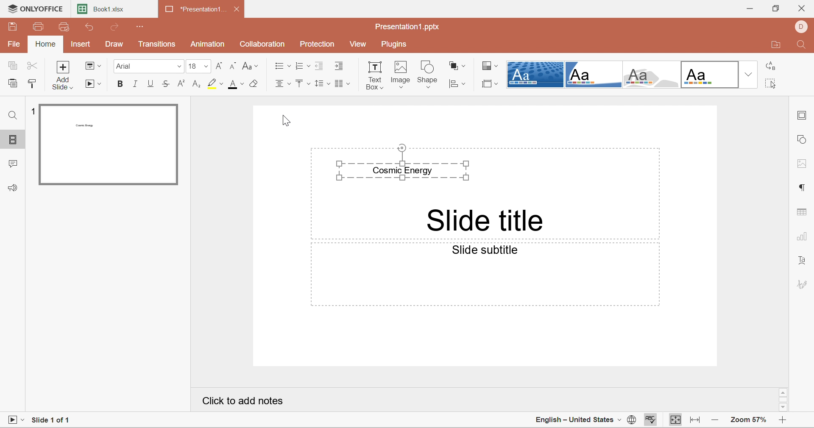  What do you see at coordinates (13, 26) in the screenshot?
I see `Save` at bounding box center [13, 26].